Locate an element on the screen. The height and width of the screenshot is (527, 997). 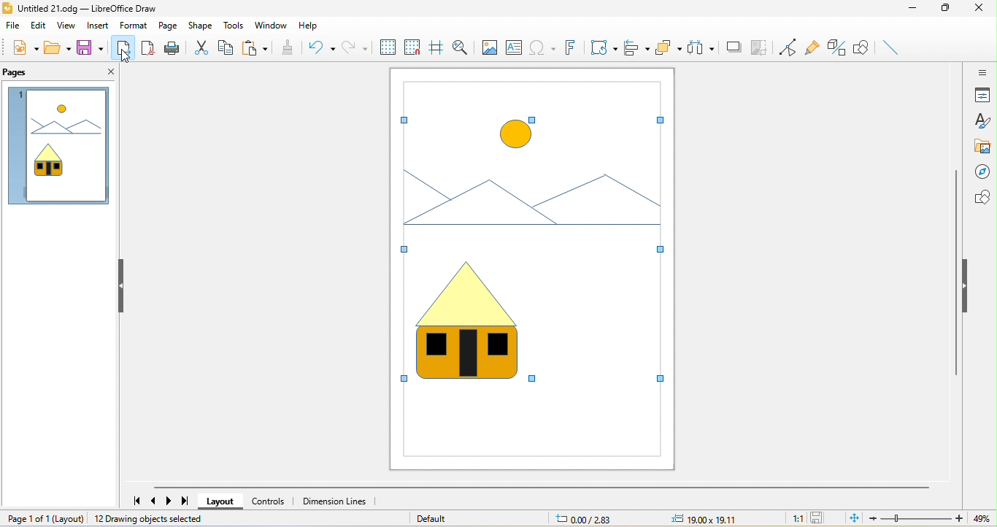
export as pdf is located at coordinates (147, 47).